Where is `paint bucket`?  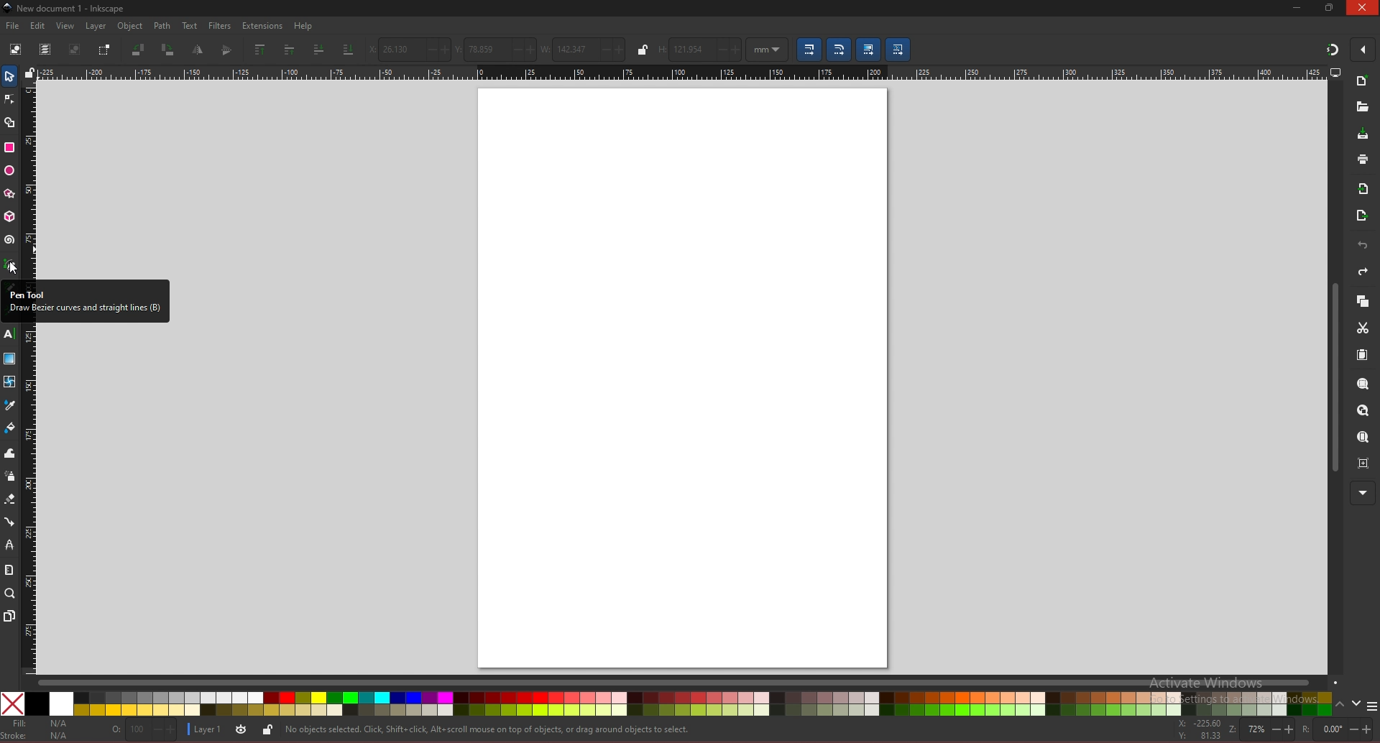
paint bucket is located at coordinates (10, 427).